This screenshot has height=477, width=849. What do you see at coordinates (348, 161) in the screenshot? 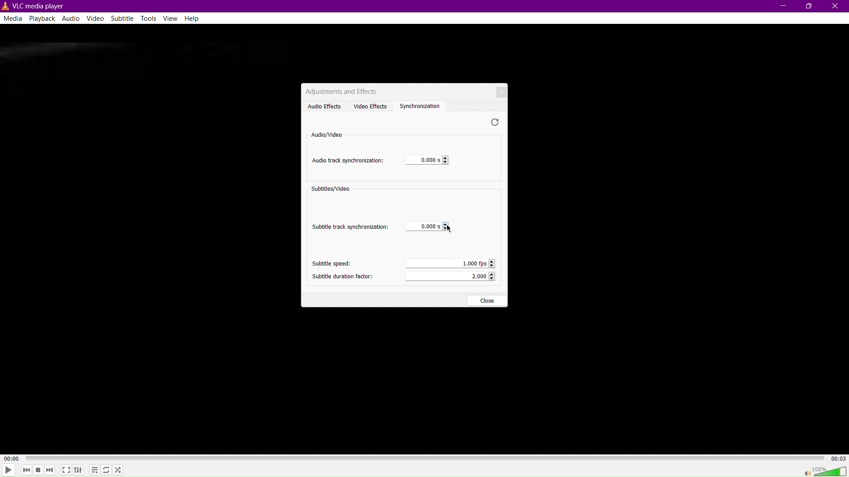
I see `Audio Track synchronization` at bounding box center [348, 161].